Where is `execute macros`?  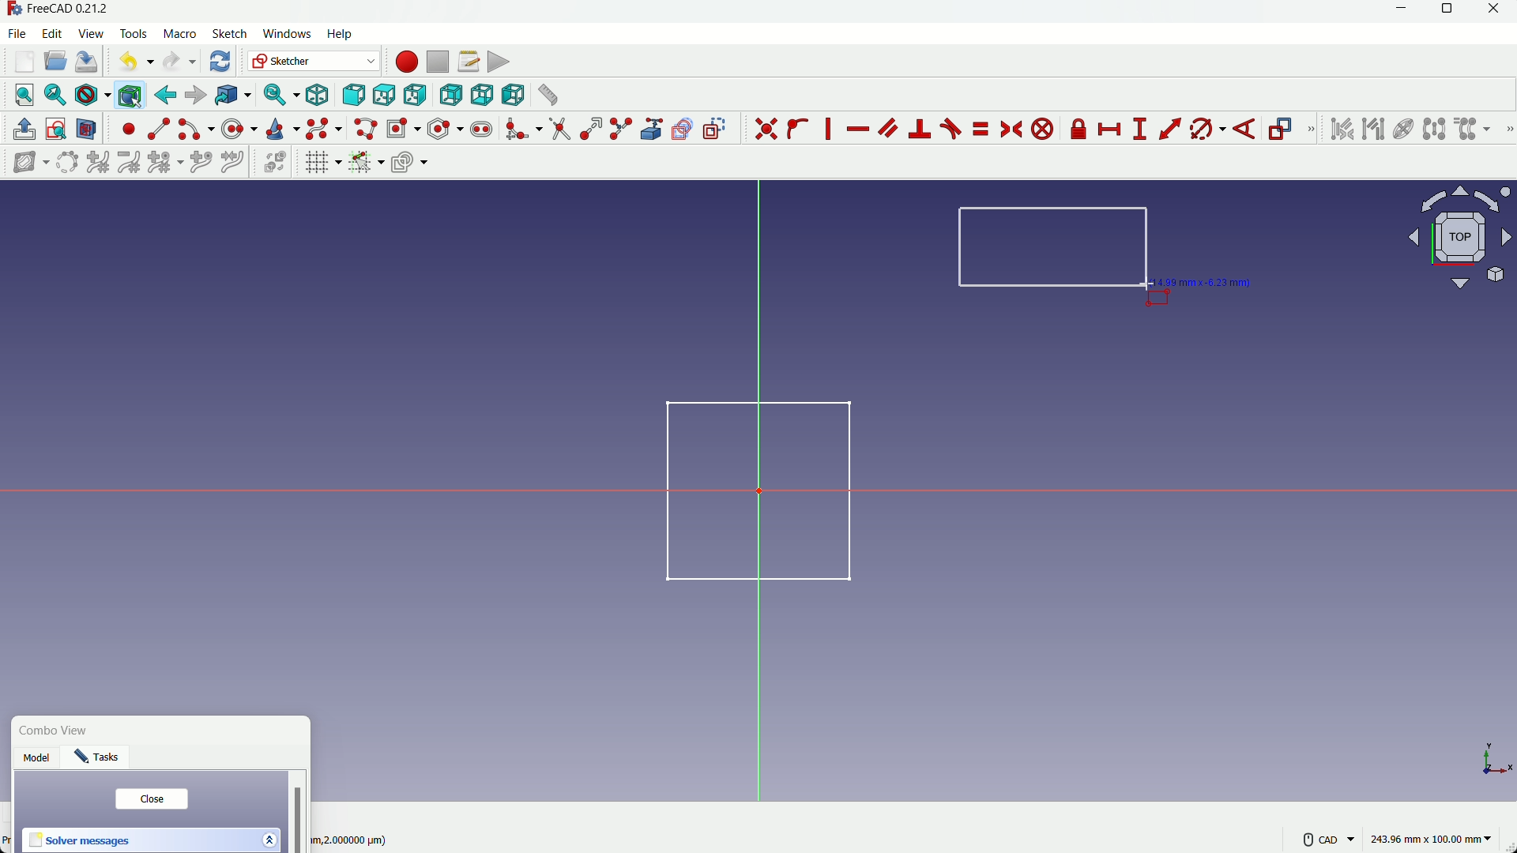
execute macros is located at coordinates (499, 62).